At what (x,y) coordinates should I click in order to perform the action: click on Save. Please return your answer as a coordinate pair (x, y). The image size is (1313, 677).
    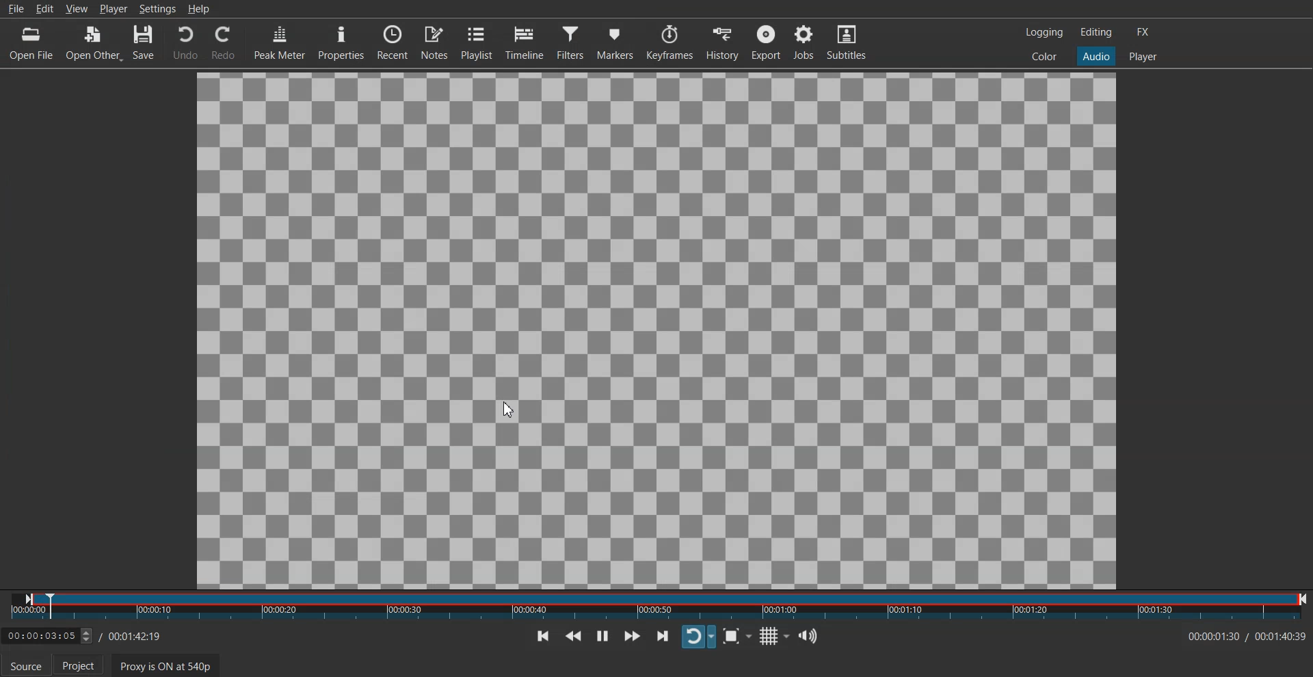
    Looking at the image, I should click on (146, 42).